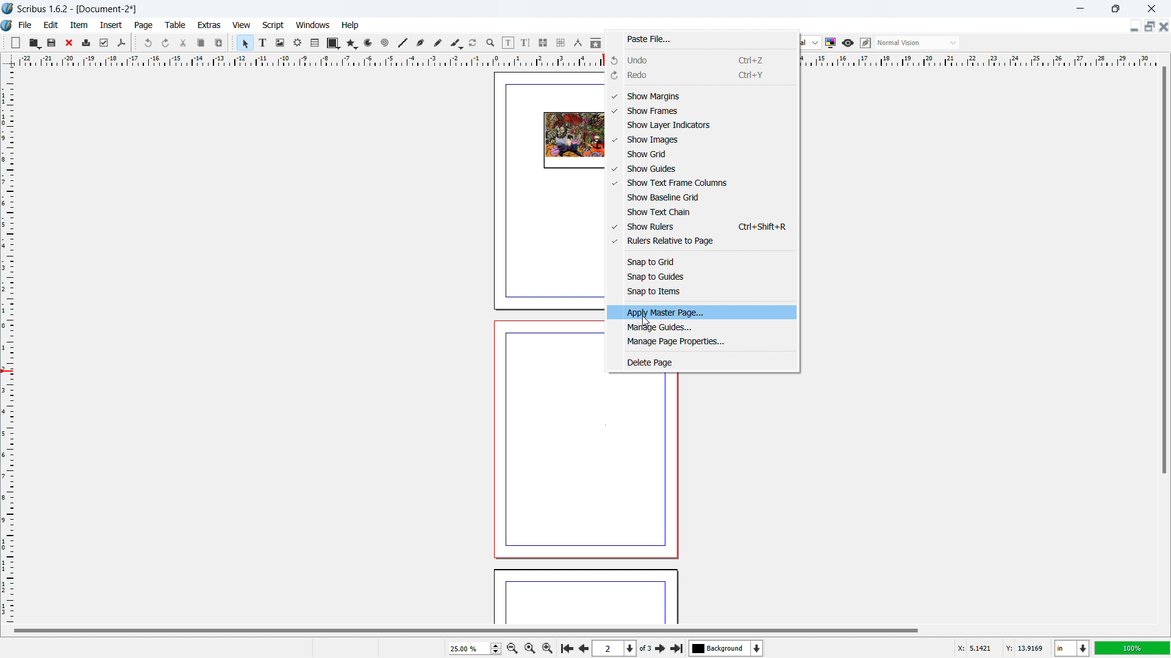  Describe the element at coordinates (702, 111) in the screenshot. I see `show frame toggle` at that location.